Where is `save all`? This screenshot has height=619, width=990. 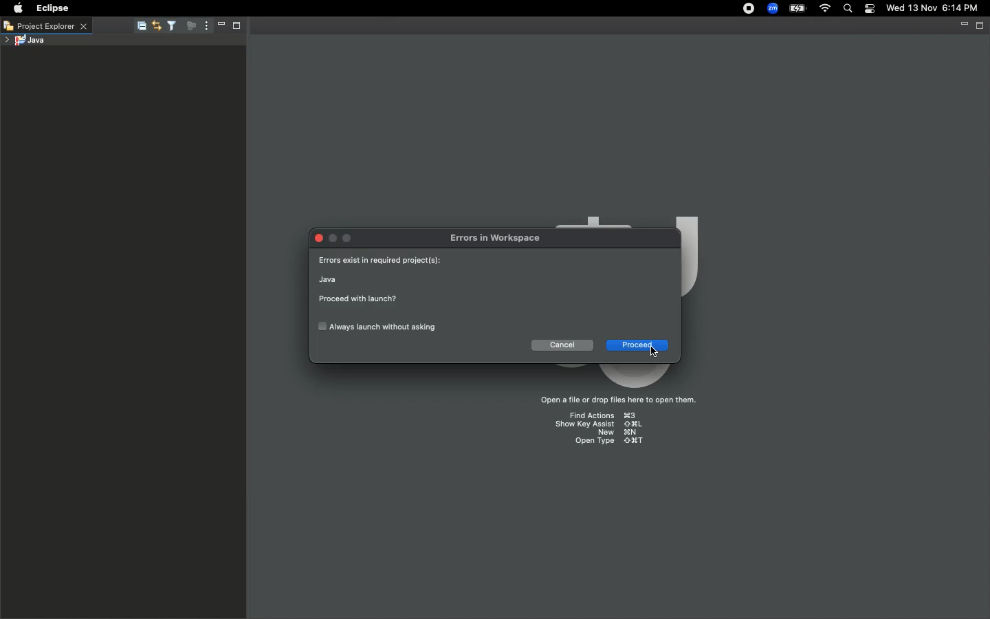 save all is located at coordinates (140, 28).